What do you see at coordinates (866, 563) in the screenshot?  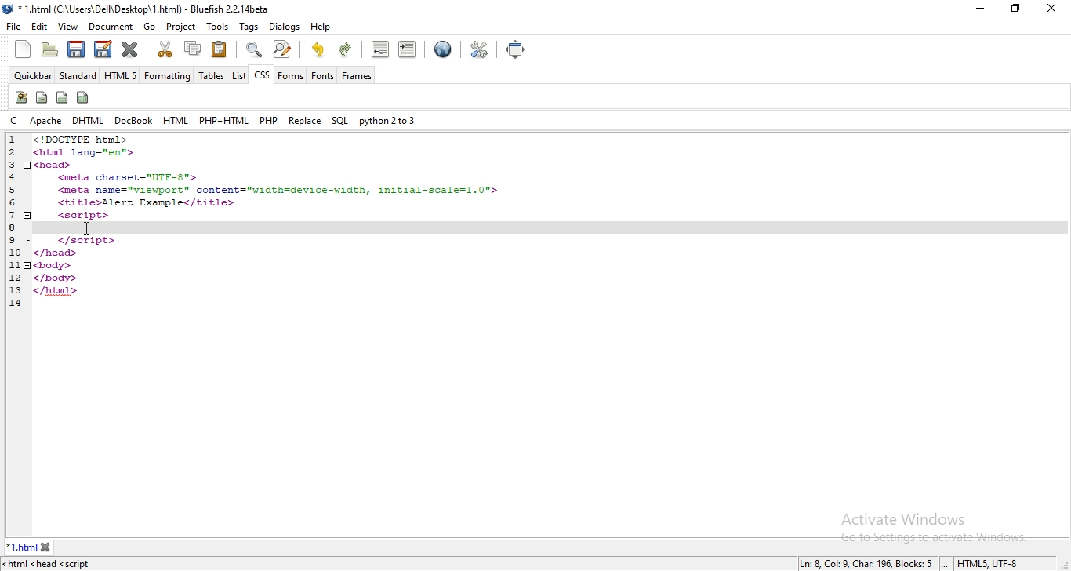 I see `Ln: 8 Col: 9, Char: 196, Blocks: 5` at bounding box center [866, 563].